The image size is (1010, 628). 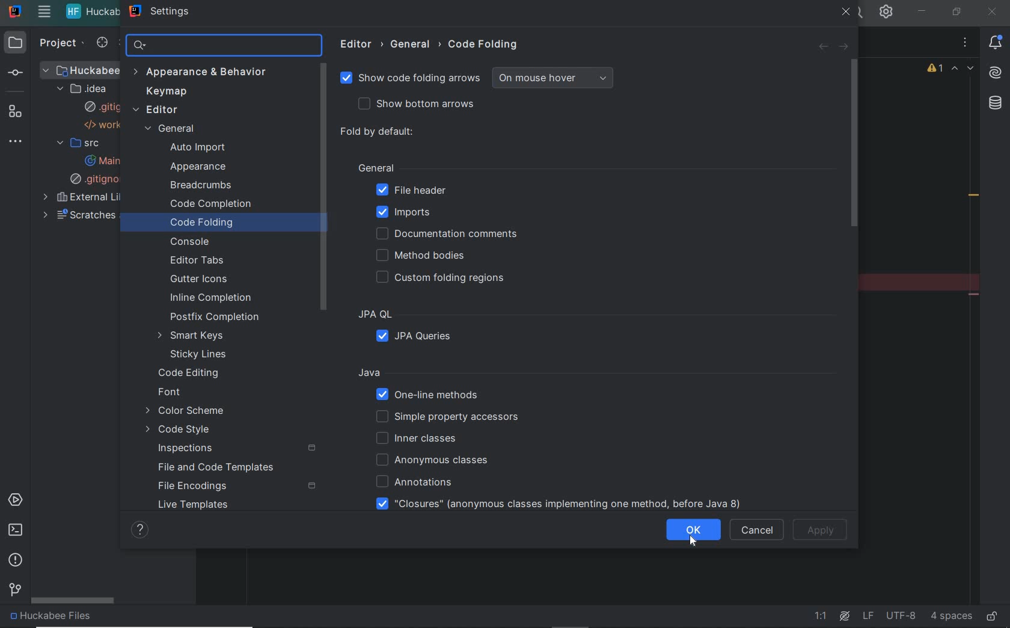 I want to click on code folding, so click(x=485, y=45).